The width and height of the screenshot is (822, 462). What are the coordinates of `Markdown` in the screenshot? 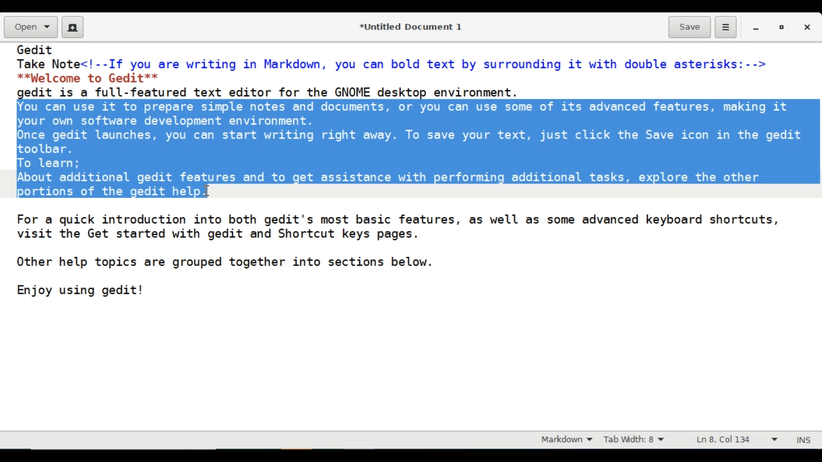 It's located at (564, 440).